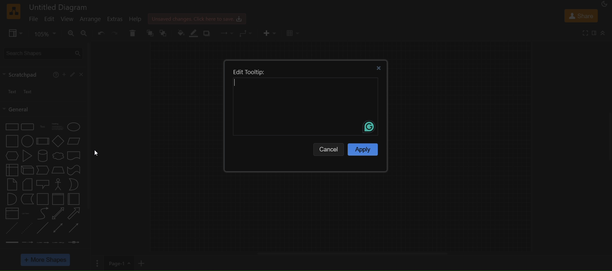 This screenshot has height=271, width=612. What do you see at coordinates (11, 142) in the screenshot?
I see `square` at bounding box center [11, 142].